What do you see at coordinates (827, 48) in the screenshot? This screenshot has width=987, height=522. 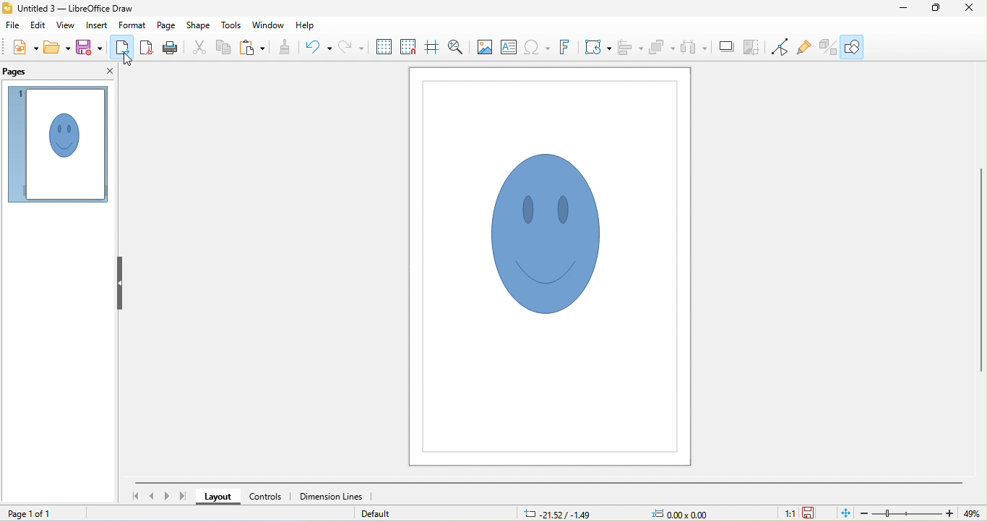 I see `toggle extrusion` at bounding box center [827, 48].